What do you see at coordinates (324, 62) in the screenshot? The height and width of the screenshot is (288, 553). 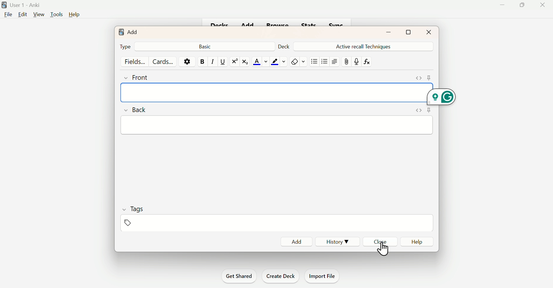 I see `Organised List` at bounding box center [324, 62].